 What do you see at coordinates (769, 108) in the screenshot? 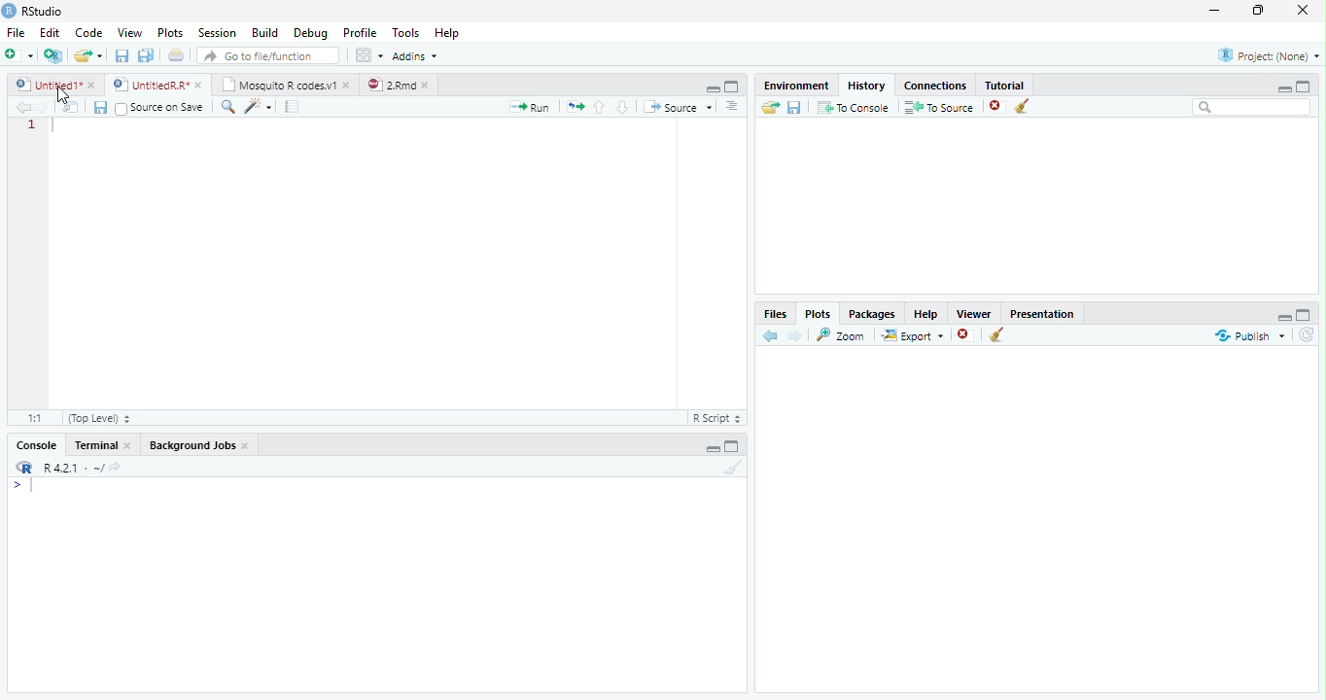
I see `Load history from an existing file` at bounding box center [769, 108].